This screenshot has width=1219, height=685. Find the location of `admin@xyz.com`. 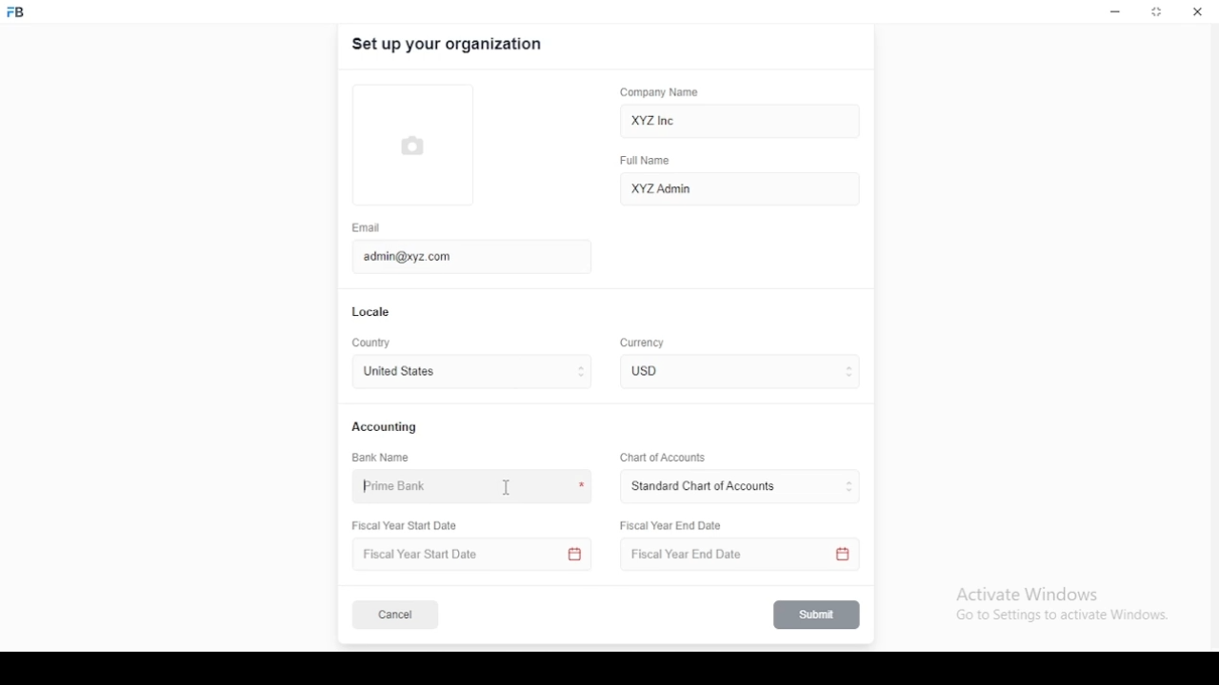

admin@xyz.com is located at coordinates (462, 255).